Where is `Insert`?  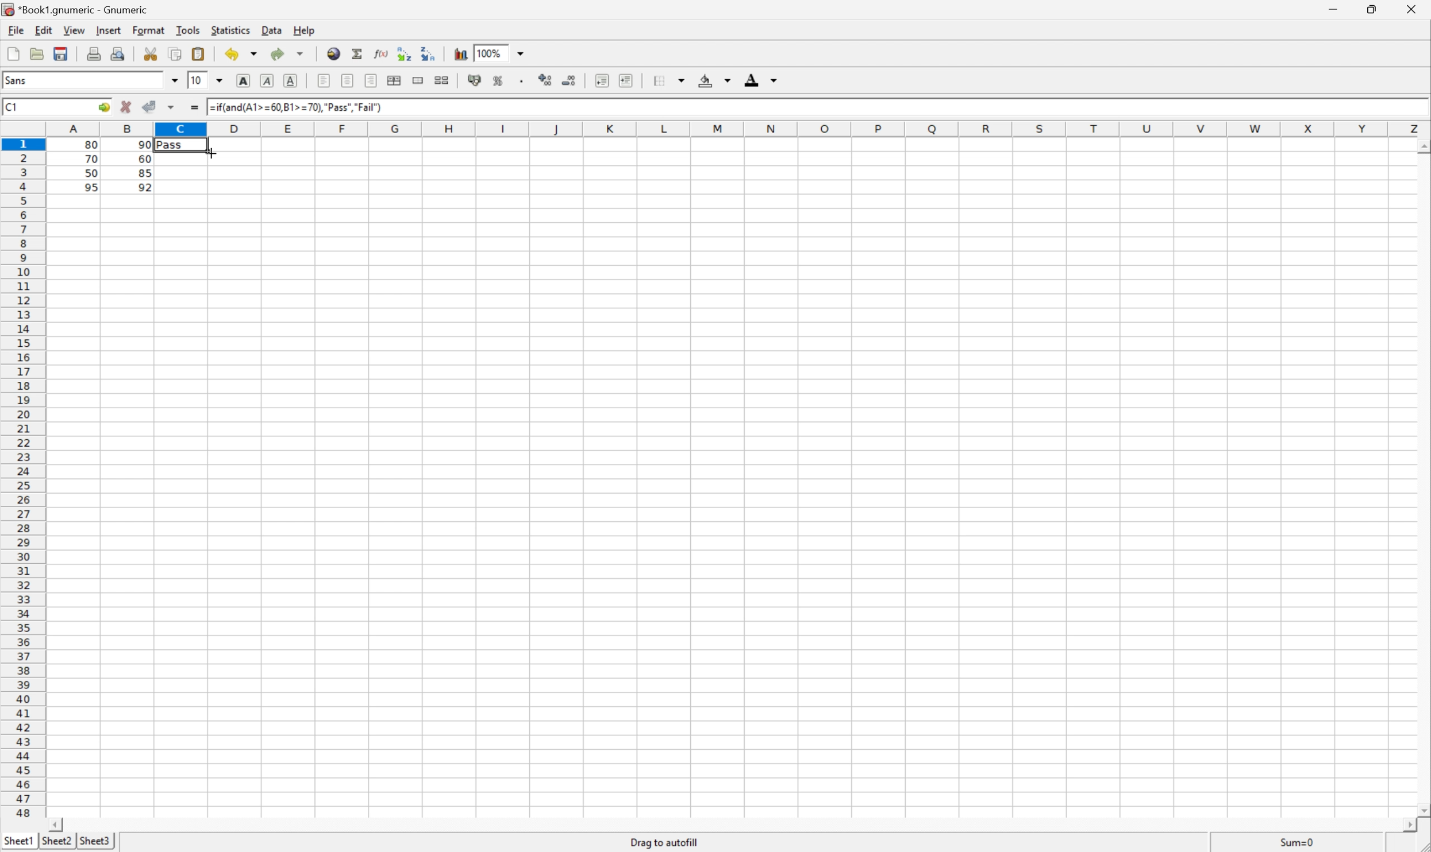 Insert is located at coordinates (110, 32).